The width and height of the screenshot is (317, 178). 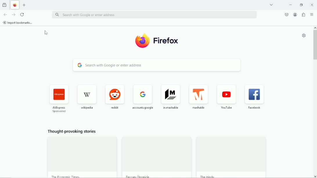 I want to click on The hindu, so click(x=210, y=176).